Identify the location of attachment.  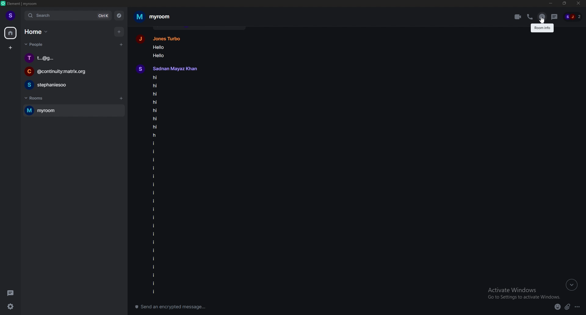
(567, 307).